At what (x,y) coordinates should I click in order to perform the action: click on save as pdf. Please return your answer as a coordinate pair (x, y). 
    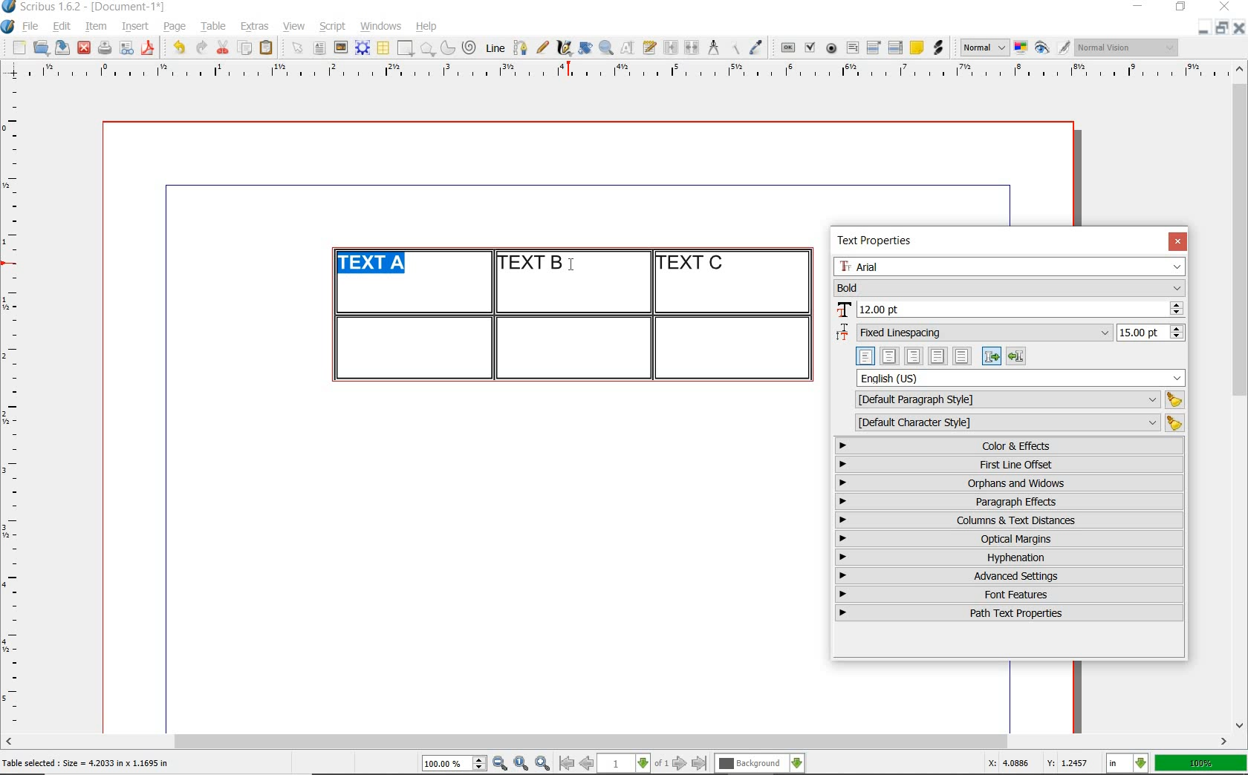
    Looking at the image, I should click on (150, 48).